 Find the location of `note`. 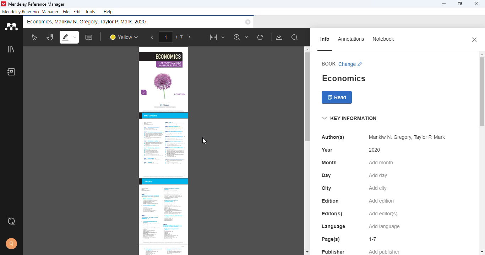

note is located at coordinates (89, 37).